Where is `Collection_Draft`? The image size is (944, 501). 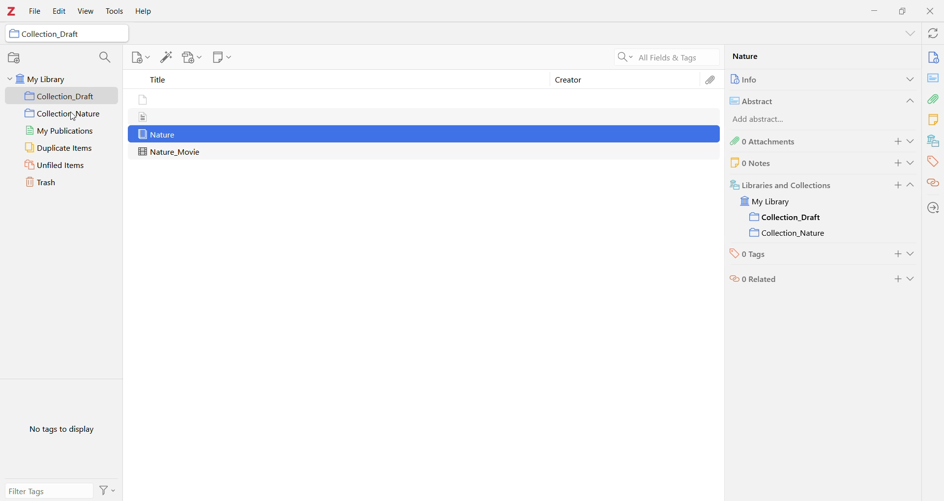
Collection_Draft is located at coordinates (62, 96).